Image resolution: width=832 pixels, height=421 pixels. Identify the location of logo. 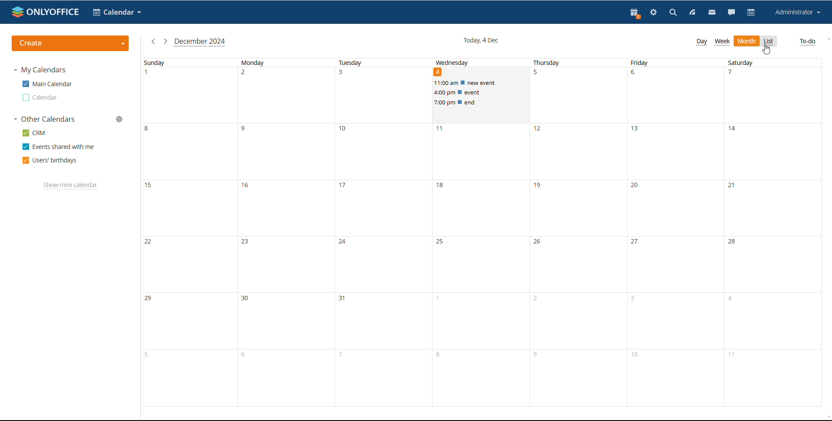
(45, 11).